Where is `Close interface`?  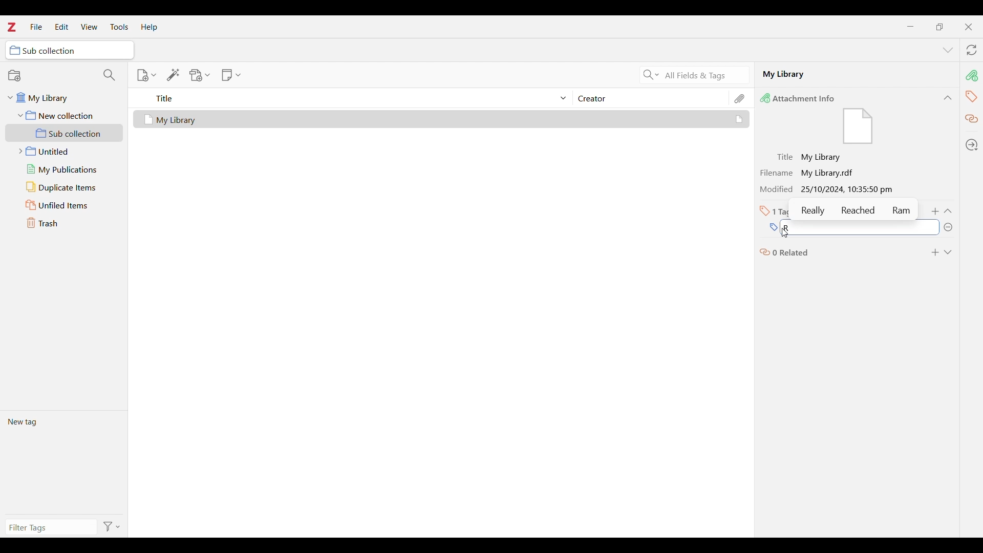 Close interface is located at coordinates (968, 27).